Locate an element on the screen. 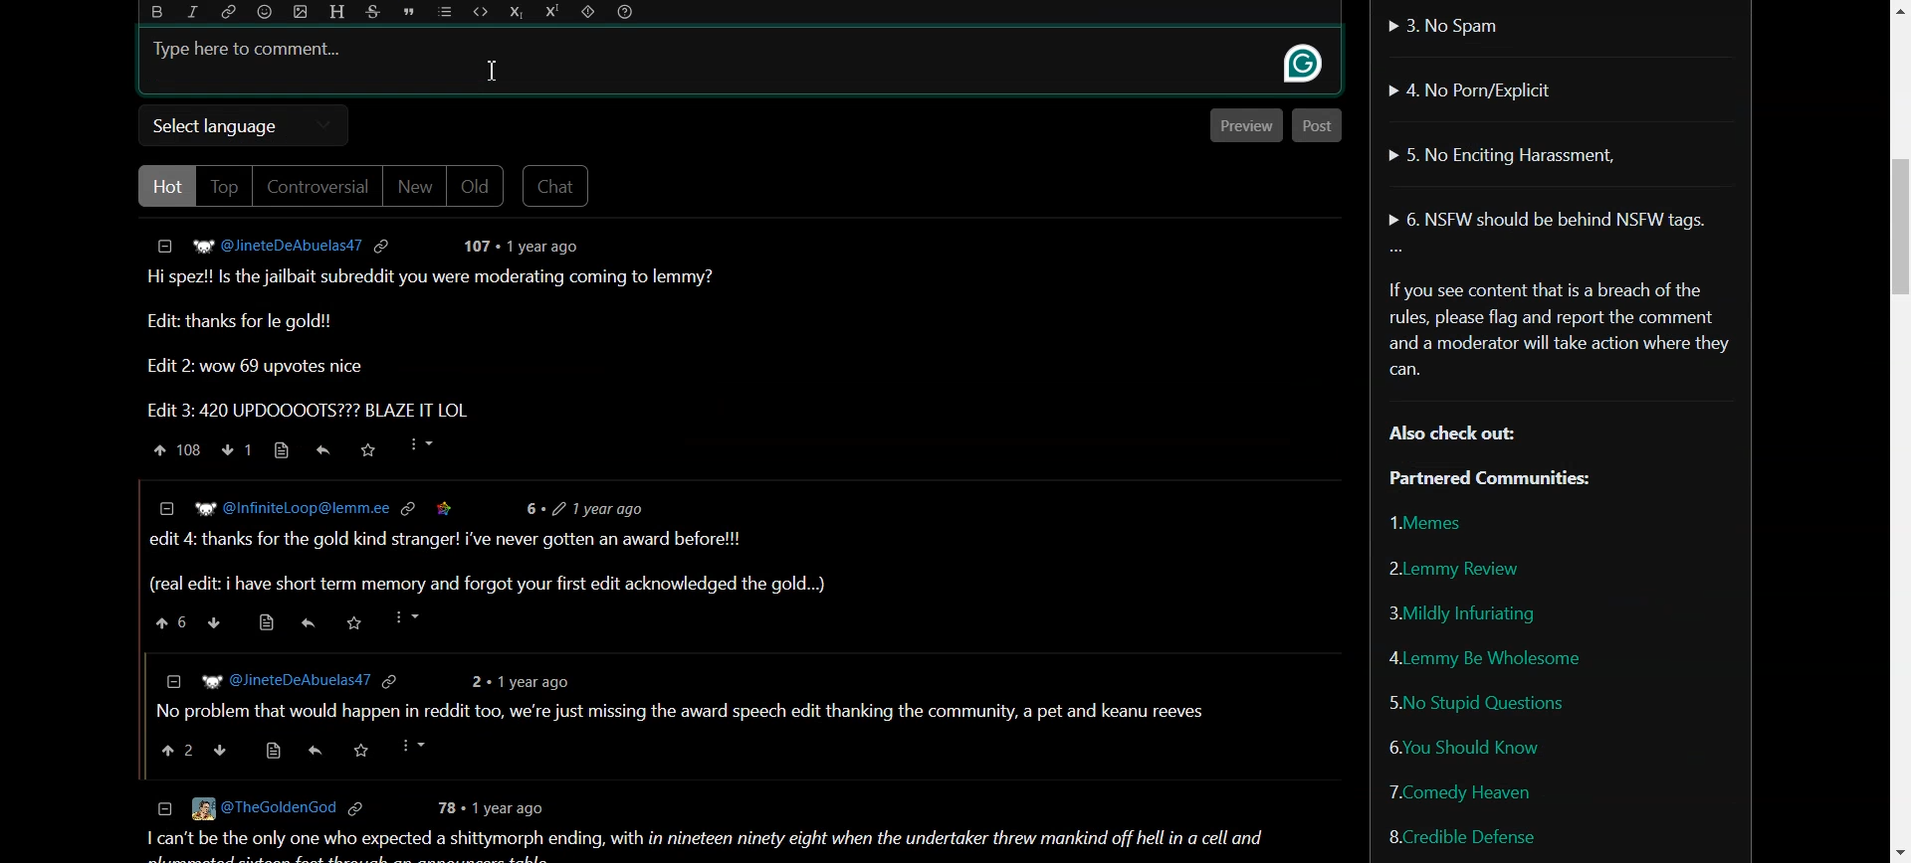  Saved is located at coordinates (370, 450).